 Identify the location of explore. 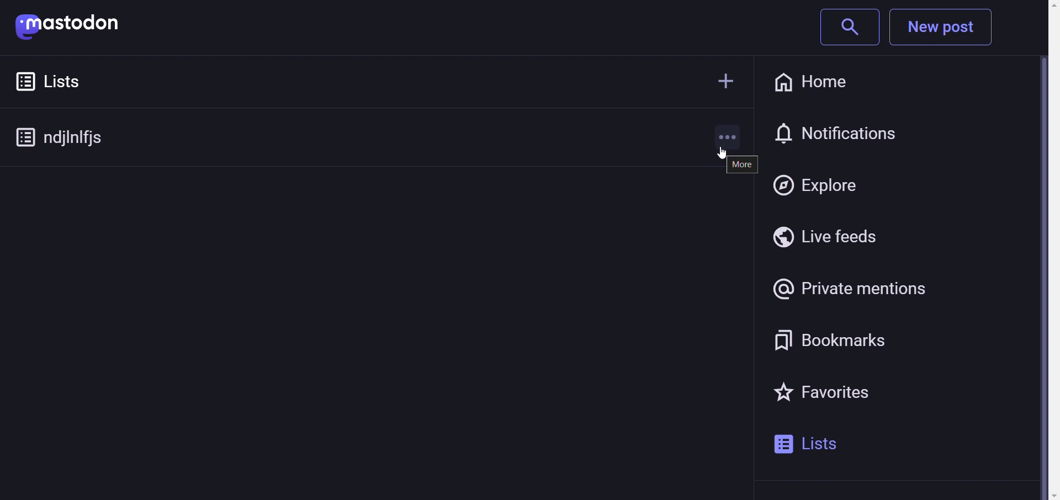
(818, 185).